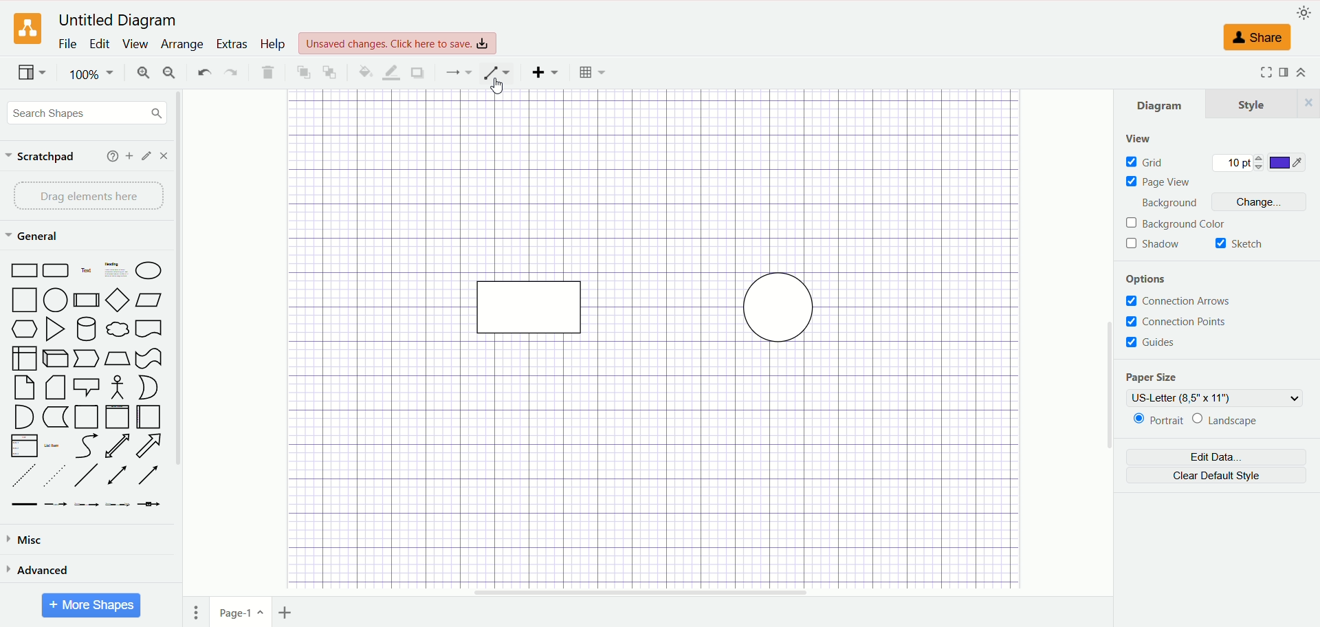  I want to click on more shapes, so click(88, 606).